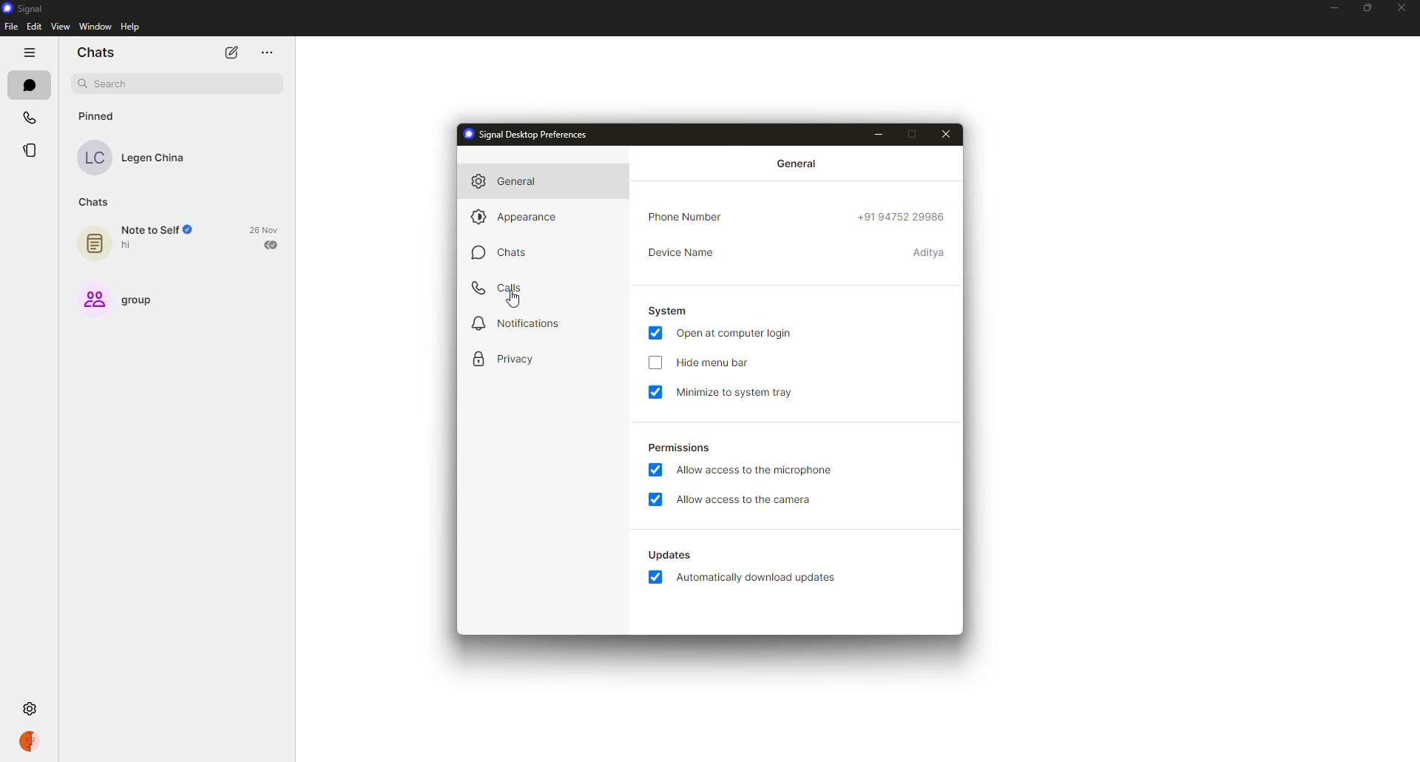 The image size is (1420, 762). What do you see at coordinates (1369, 7) in the screenshot?
I see `maximize` at bounding box center [1369, 7].